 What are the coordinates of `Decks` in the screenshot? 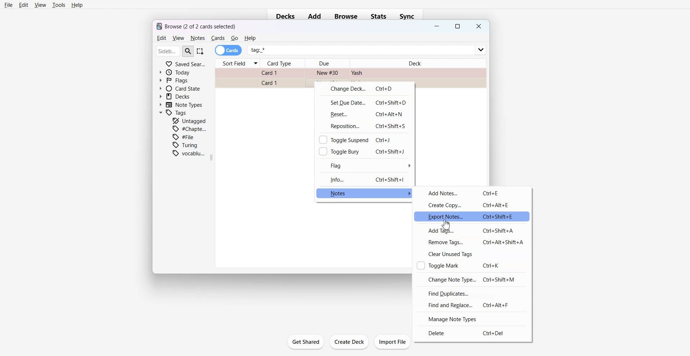 It's located at (283, 17).